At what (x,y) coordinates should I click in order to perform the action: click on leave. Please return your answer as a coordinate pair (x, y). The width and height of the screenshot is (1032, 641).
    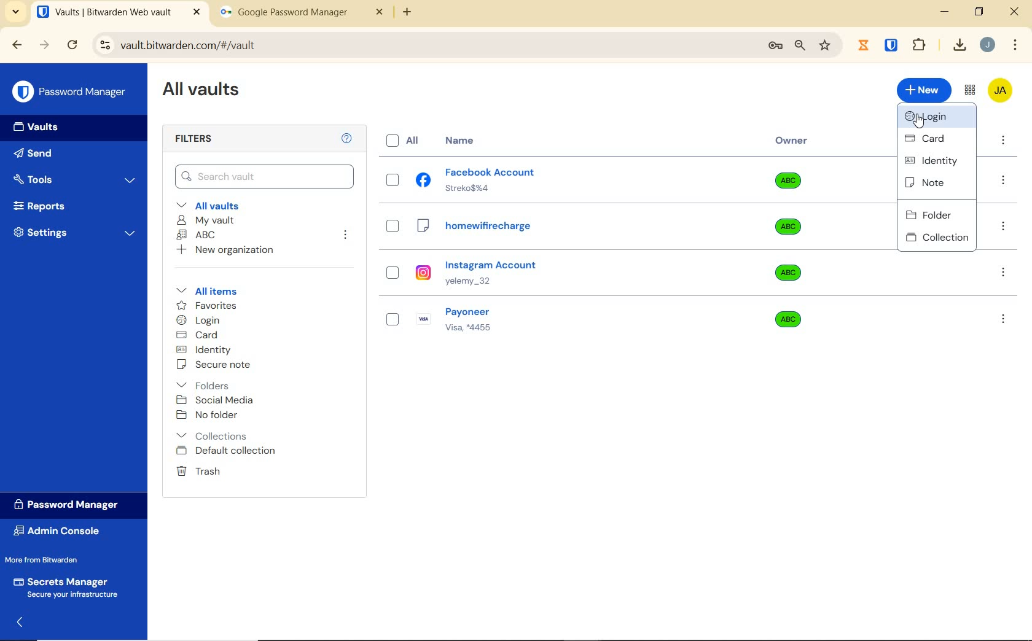
    Looking at the image, I should click on (345, 236).